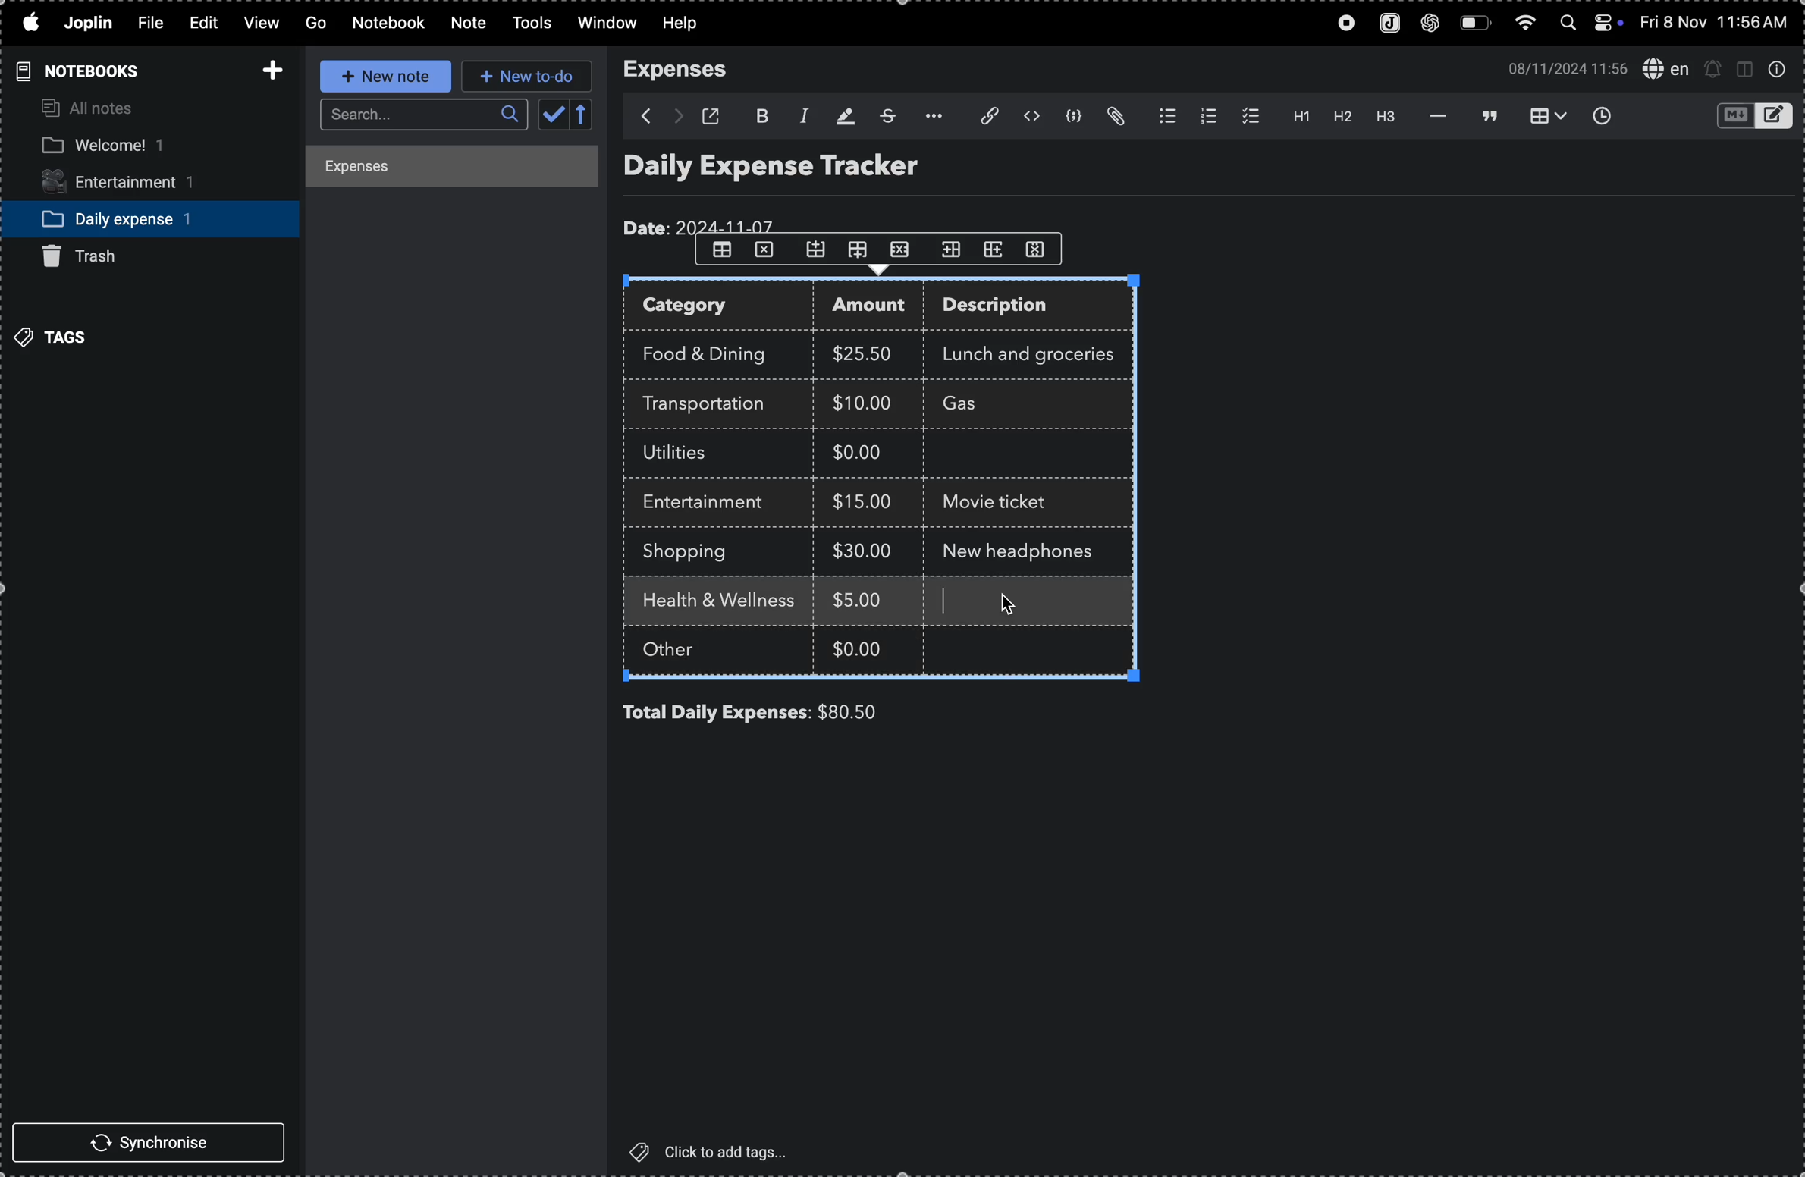  I want to click on shift coloumn to left, so click(995, 249).